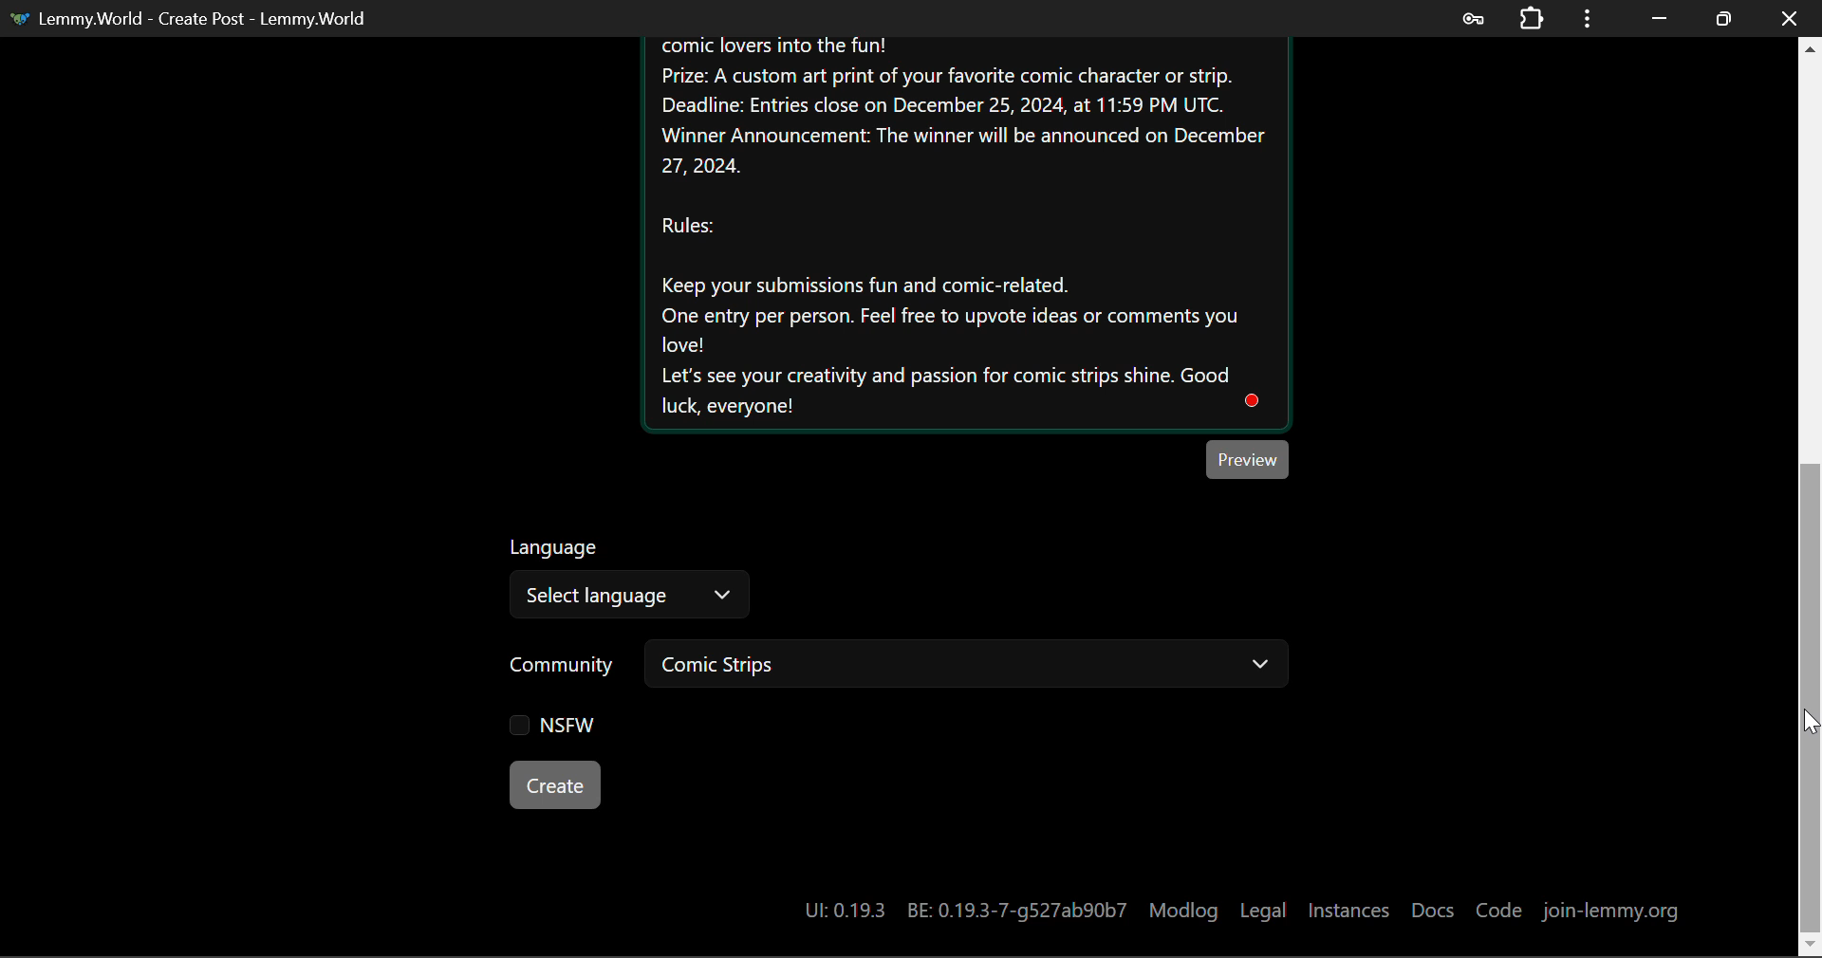 The width and height of the screenshot is (1822, 958). What do you see at coordinates (1436, 910) in the screenshot?
I see `Docs` at bounding box center [1436, 910].